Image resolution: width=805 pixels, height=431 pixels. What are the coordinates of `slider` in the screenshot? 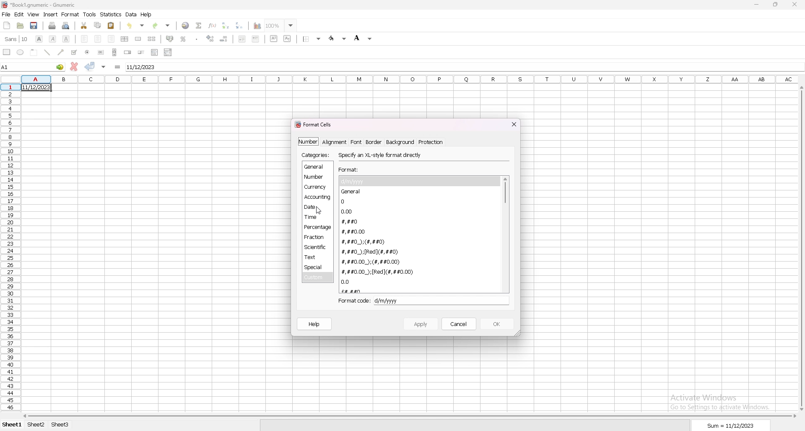 It's located at (140, 53).